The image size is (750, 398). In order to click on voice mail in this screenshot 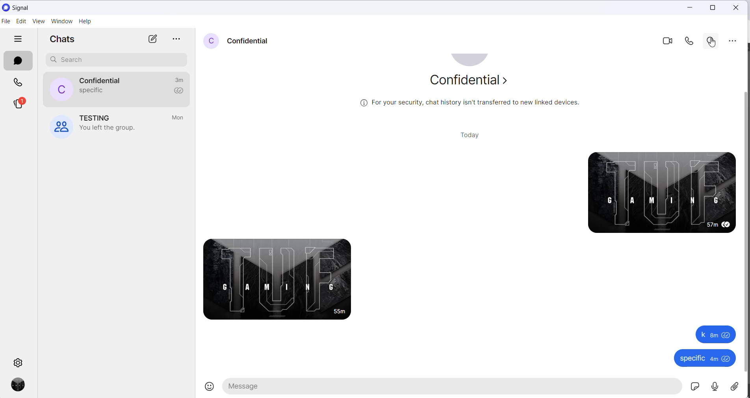, I will do `click(714, 387)`.